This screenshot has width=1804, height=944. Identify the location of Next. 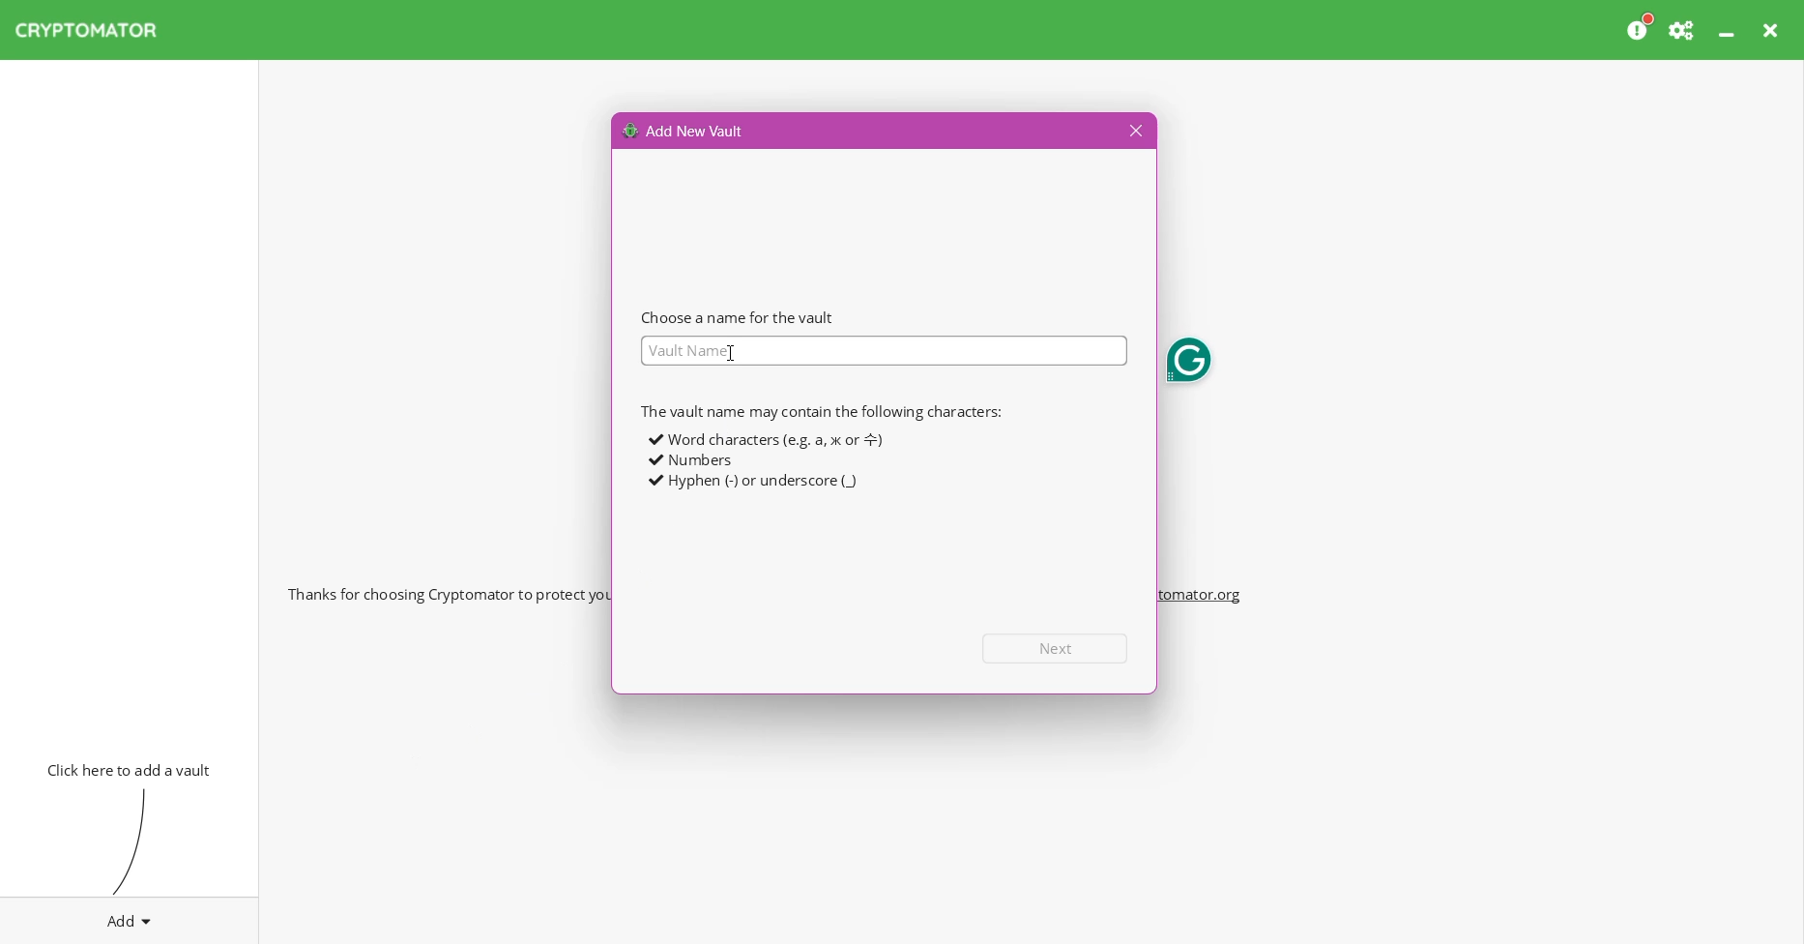
(1056, 648).